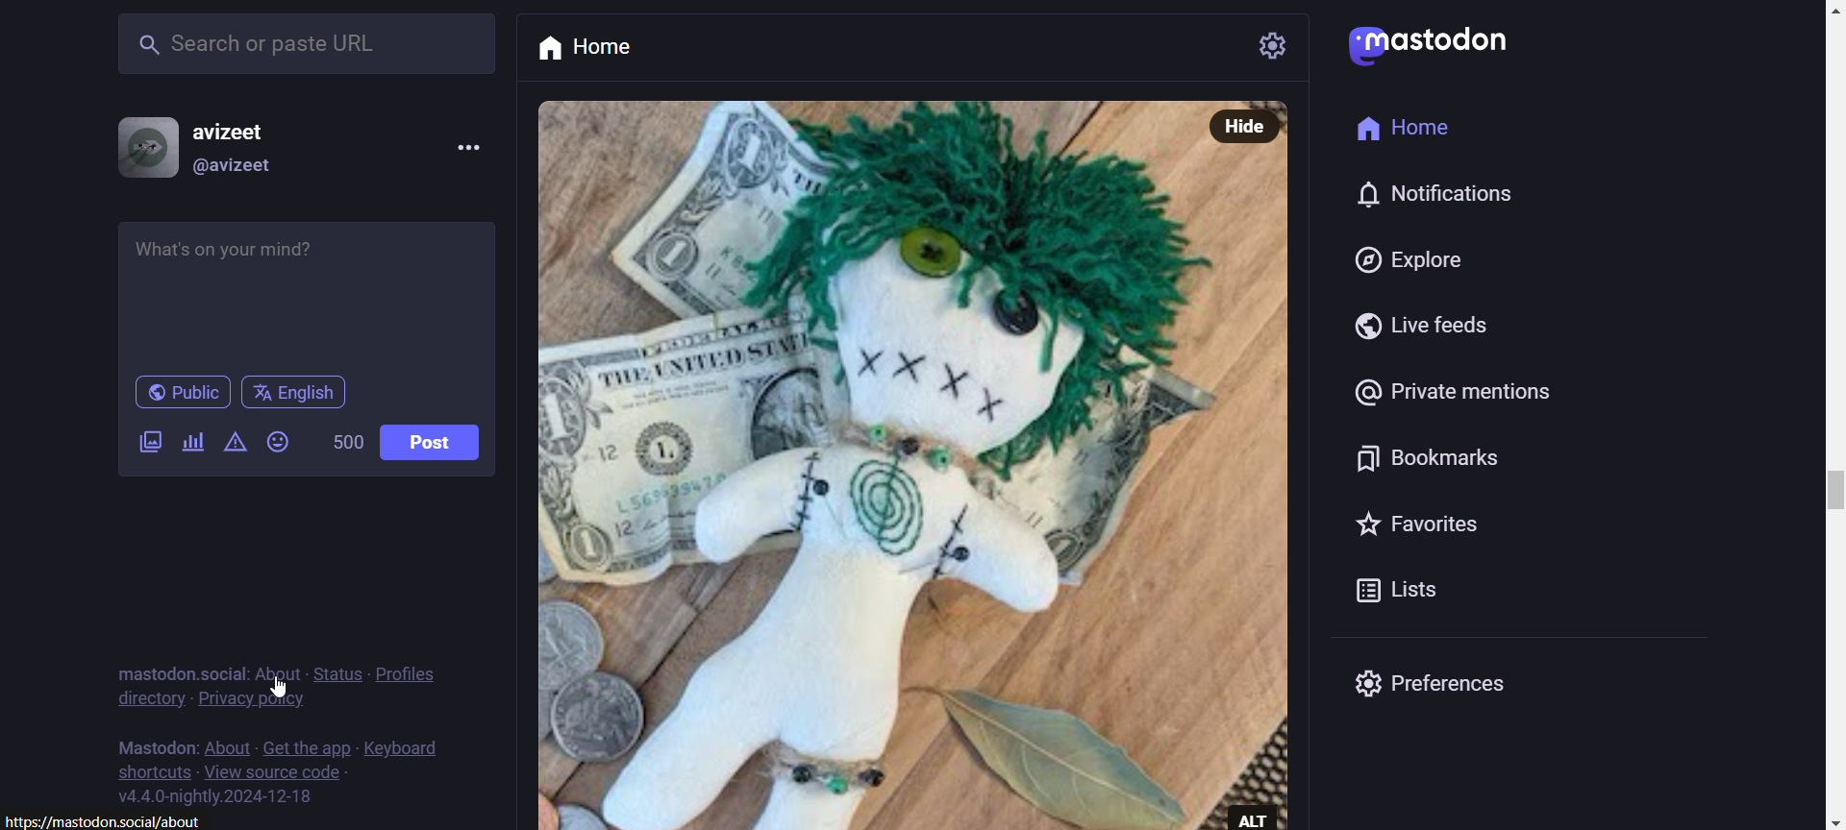  Describe the element at coordinates (1450, 395) in the screenshot. I see `private mentions` at that location.